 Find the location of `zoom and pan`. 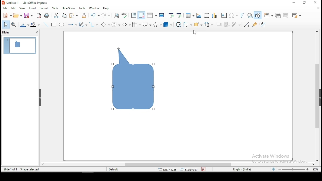

zoom and pan is located at coordinates (14, 25).